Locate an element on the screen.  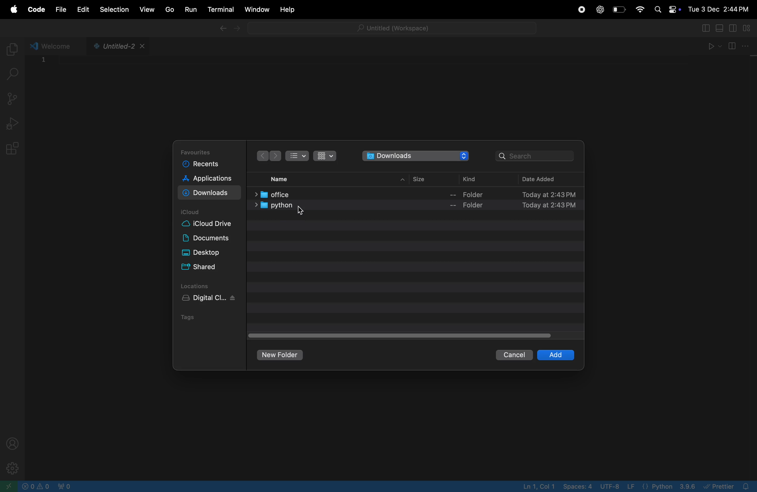
go is located at coordinates (169, 9).